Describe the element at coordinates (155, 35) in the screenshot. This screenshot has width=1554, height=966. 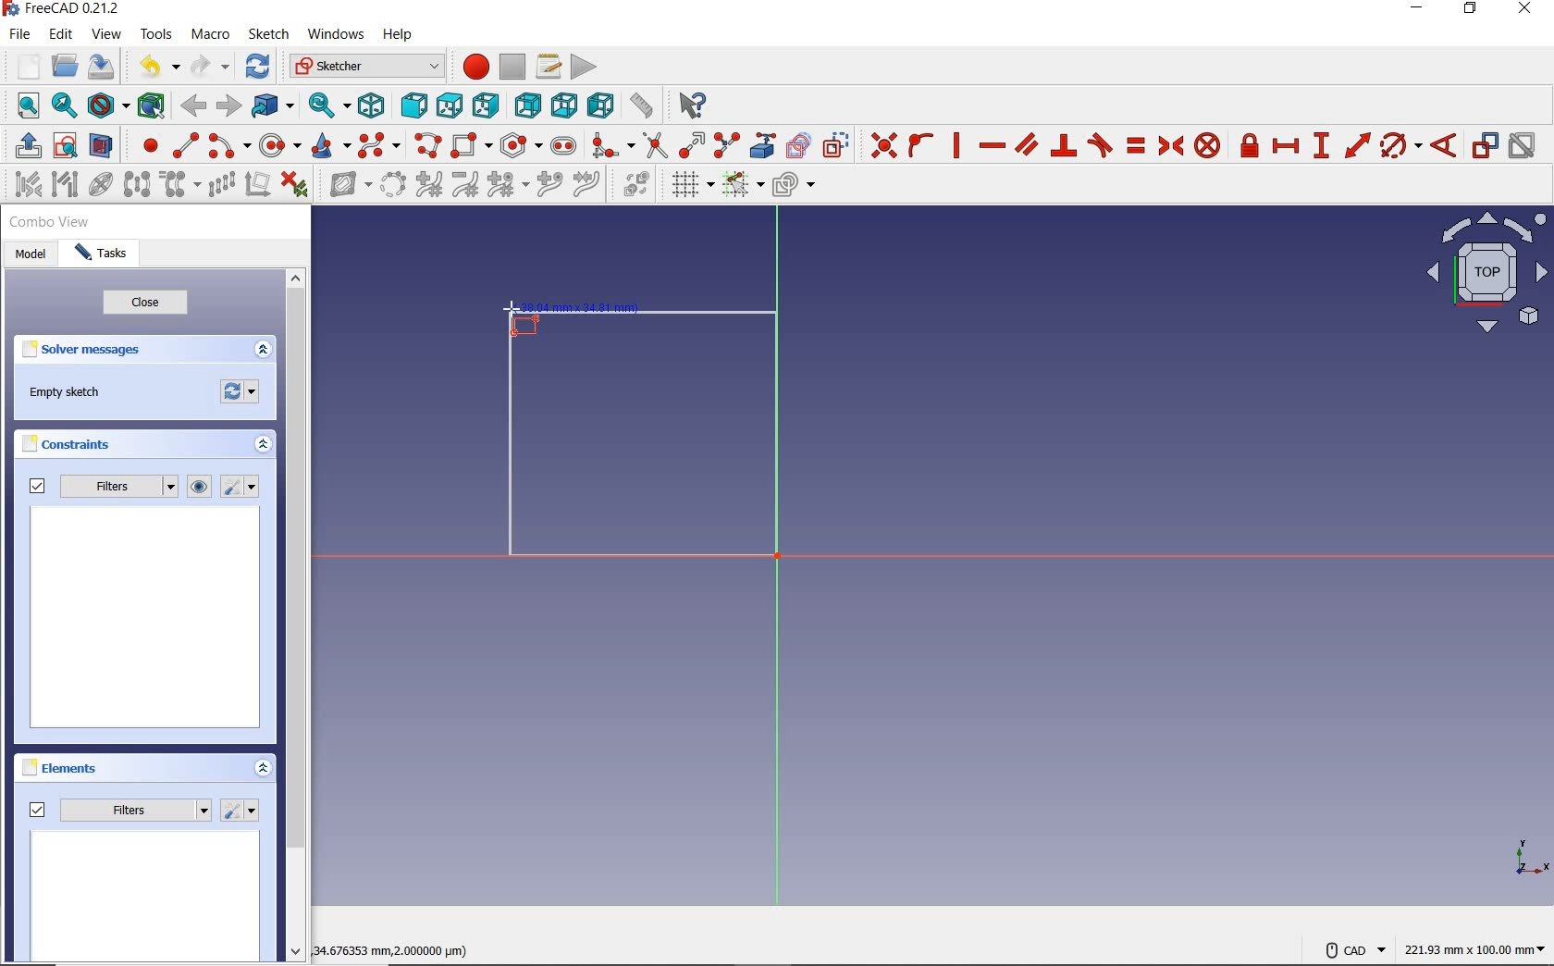
I see `tools` at that location.